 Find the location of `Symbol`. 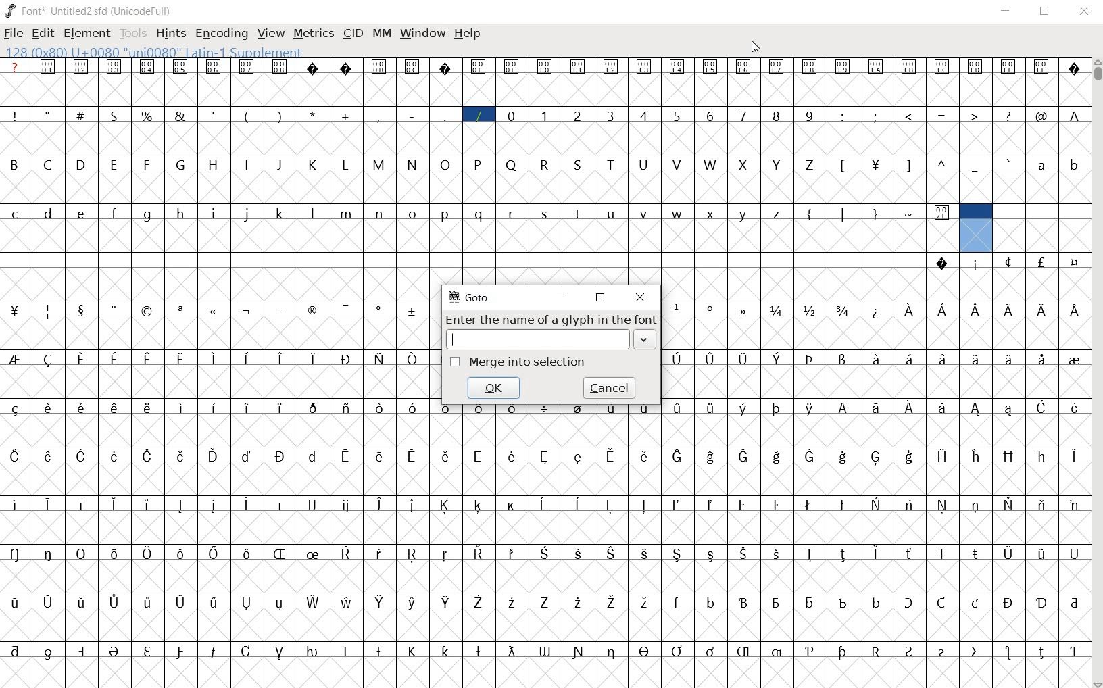

Symbol is located at coordinates (579, 652).